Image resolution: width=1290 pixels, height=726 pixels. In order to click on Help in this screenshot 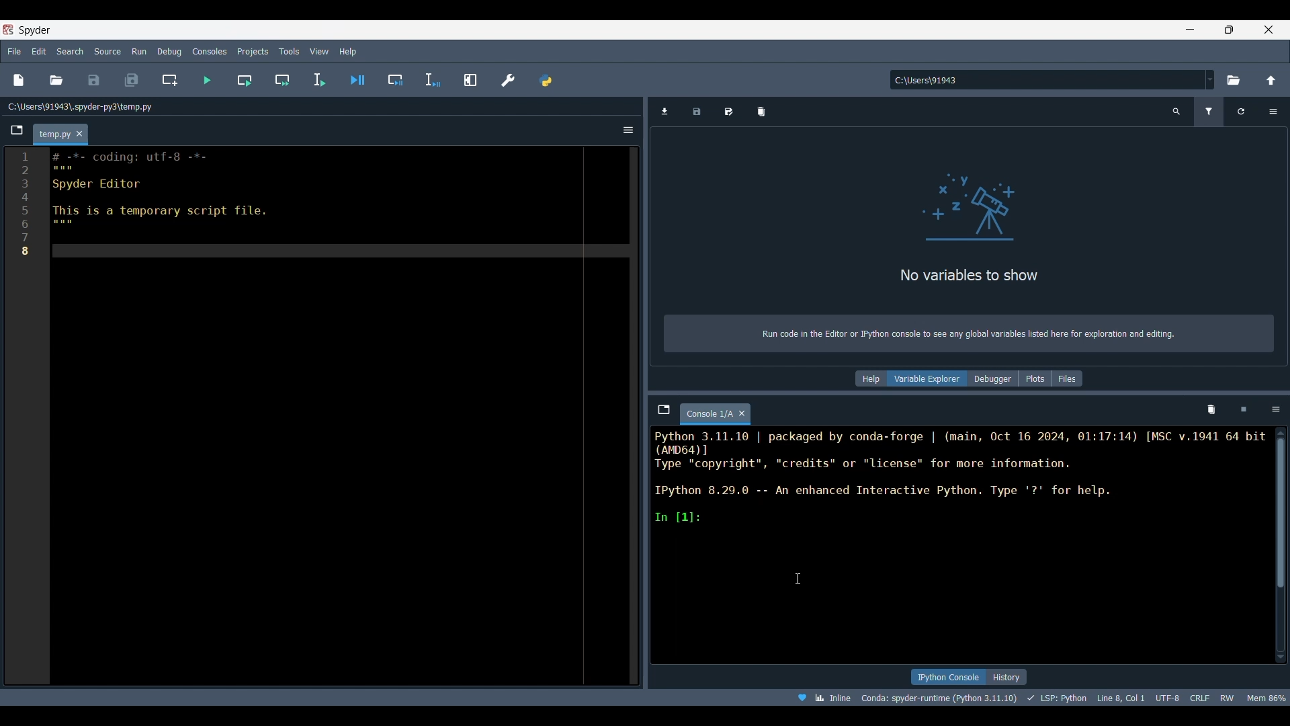, I will do `click(870, 379)`.